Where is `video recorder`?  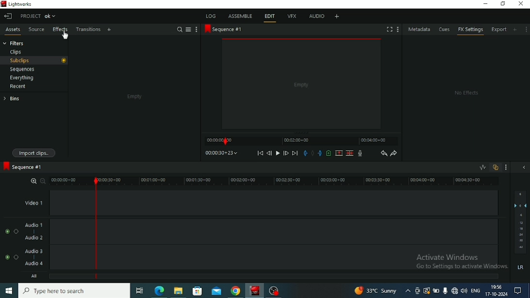 video recorder is located at coordinates (418, 291).